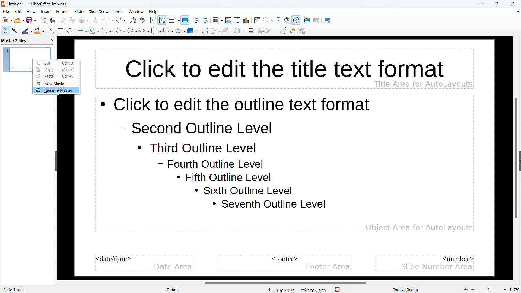 This screenshot has height=293, width=521. I want to click on paste, so click(83, 20).